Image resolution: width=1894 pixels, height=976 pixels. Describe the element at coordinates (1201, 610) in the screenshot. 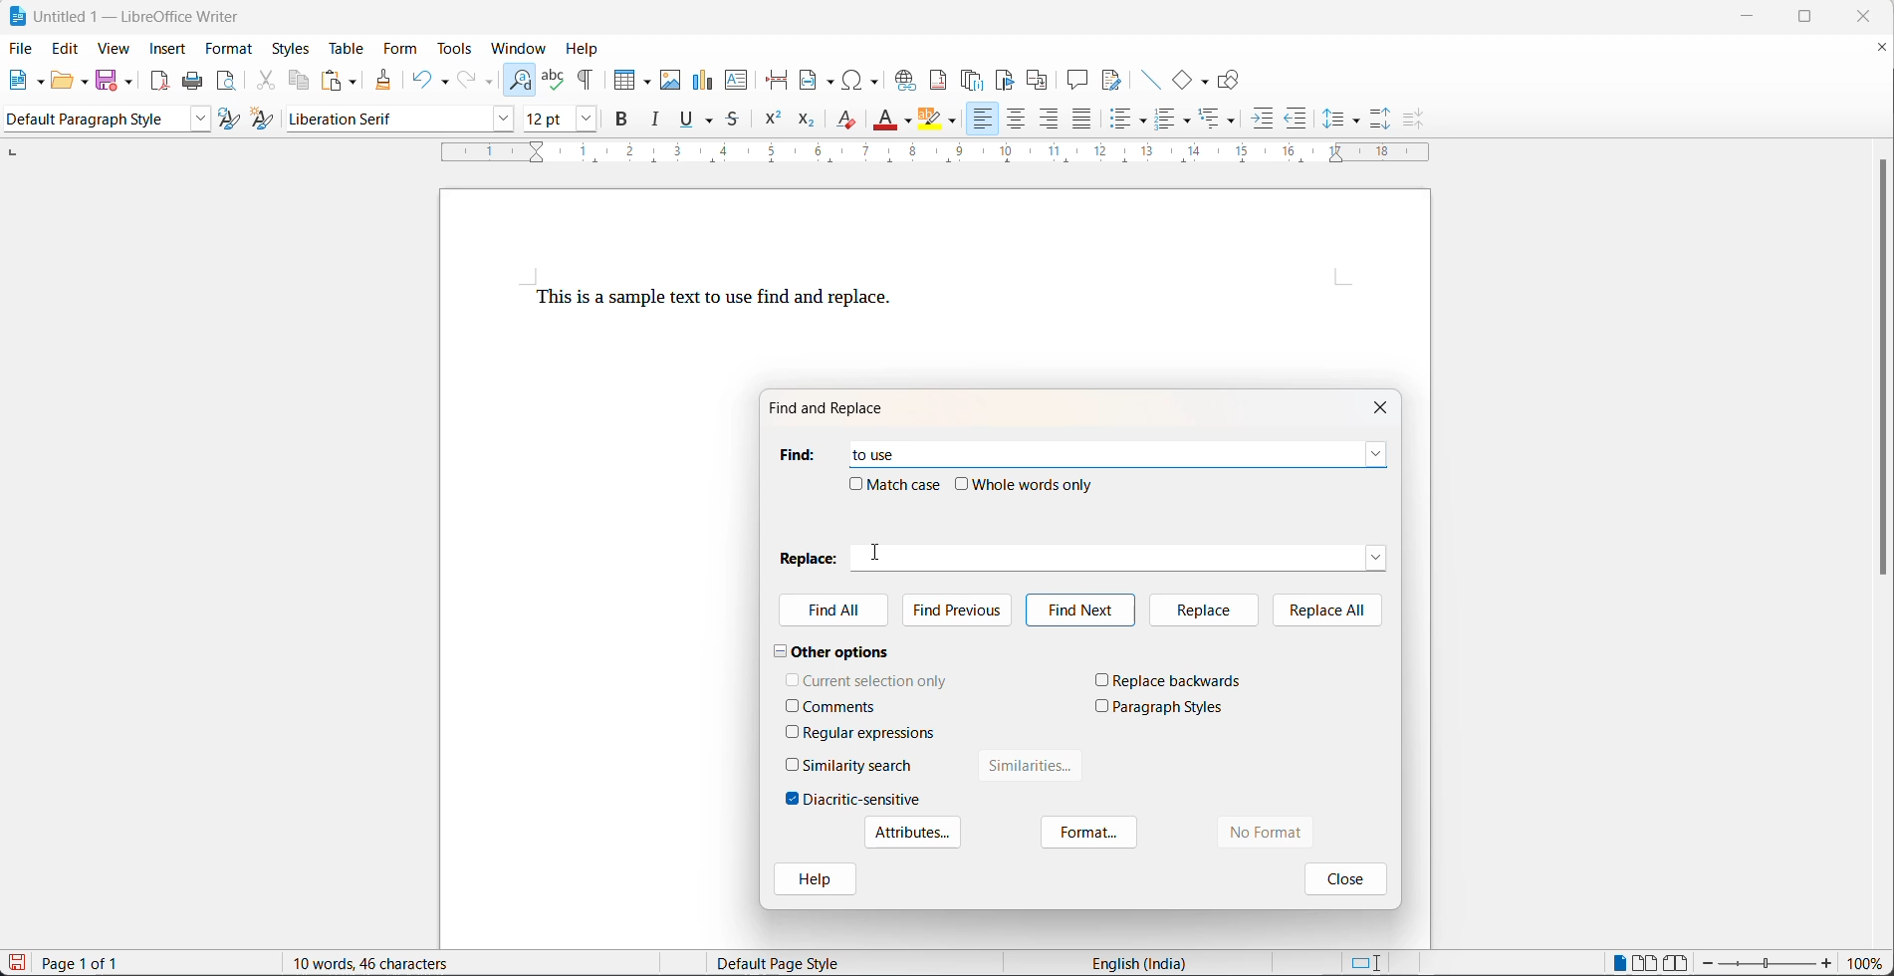

I see `replace` at that location.